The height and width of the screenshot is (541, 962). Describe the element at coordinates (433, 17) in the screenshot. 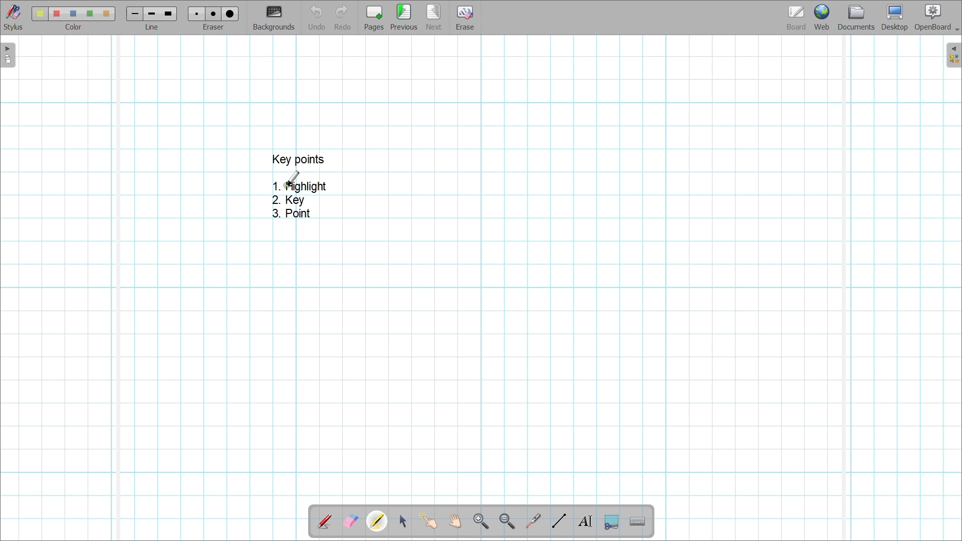

I see `Go to next page` at that location.